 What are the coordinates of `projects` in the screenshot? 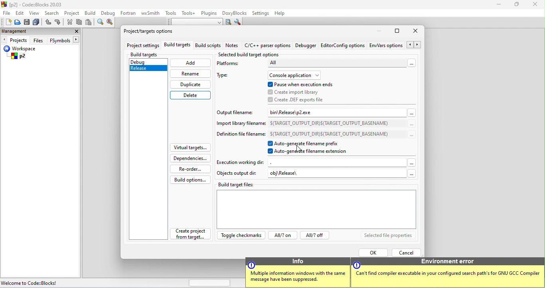 It's located at (16, 40).